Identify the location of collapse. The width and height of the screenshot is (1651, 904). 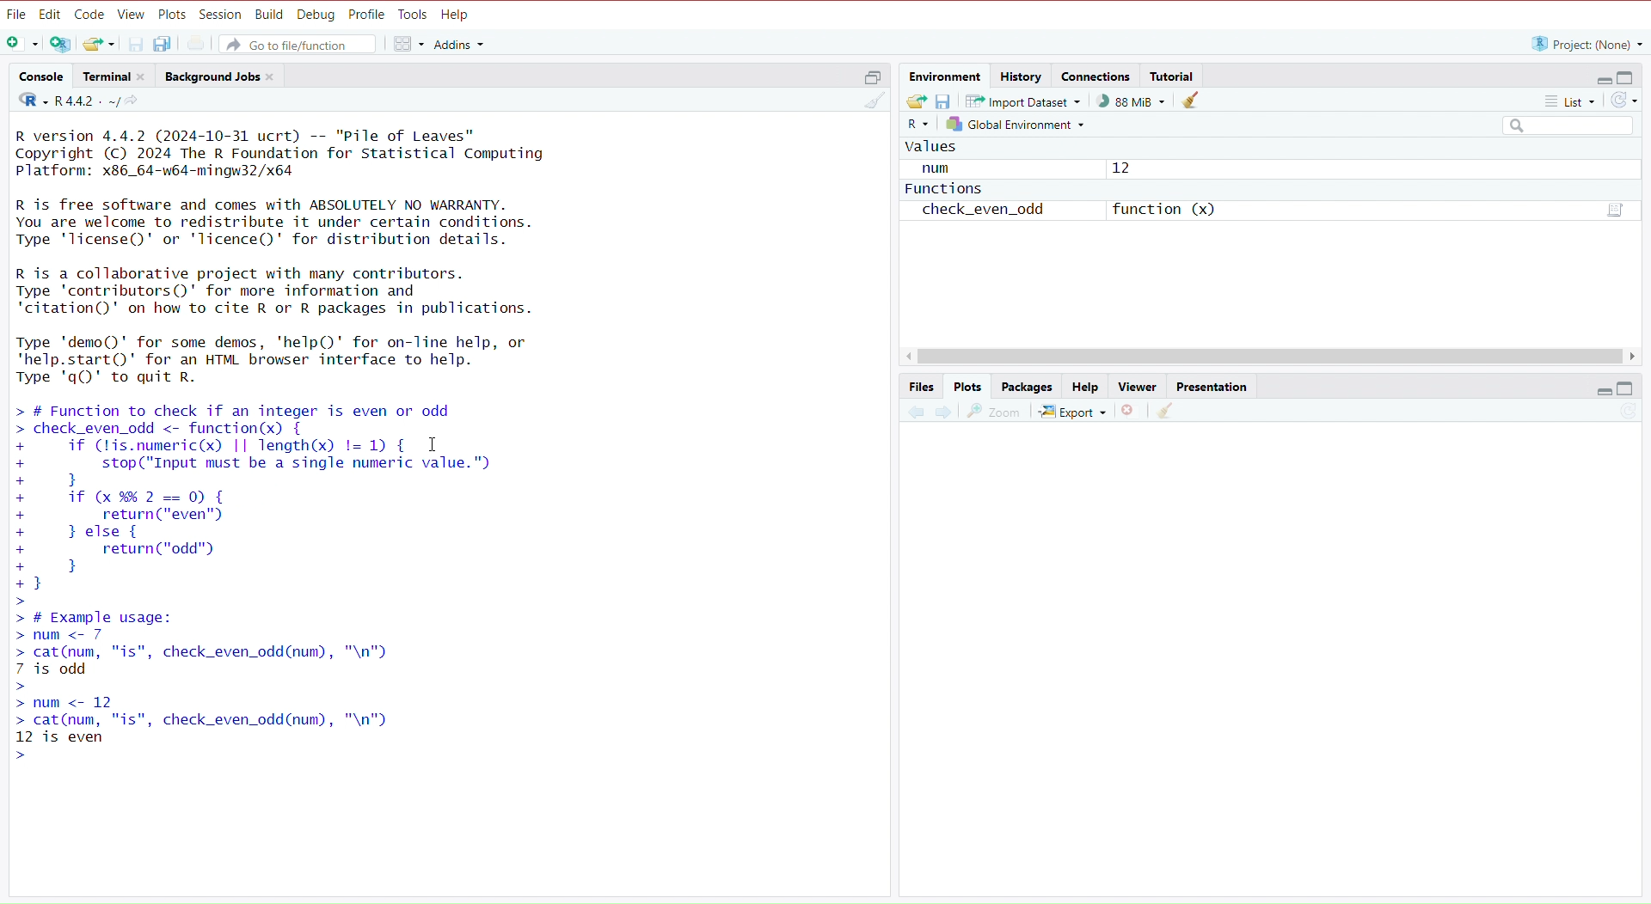
(1630, 78).